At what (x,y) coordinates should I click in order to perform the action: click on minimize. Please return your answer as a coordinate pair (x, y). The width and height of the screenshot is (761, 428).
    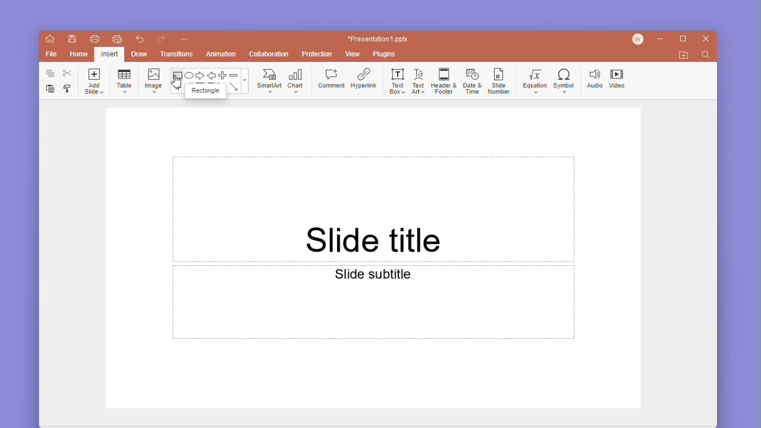
    Looking at the image, I should click on (662, 40).